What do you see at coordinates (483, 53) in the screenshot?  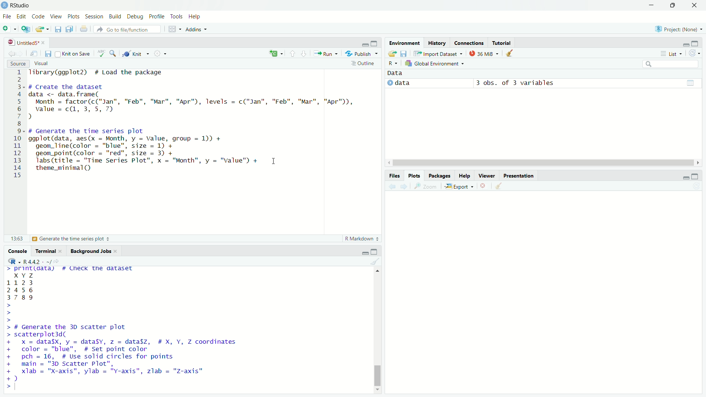 I see `36 MB` at bounding box center [483, 53].